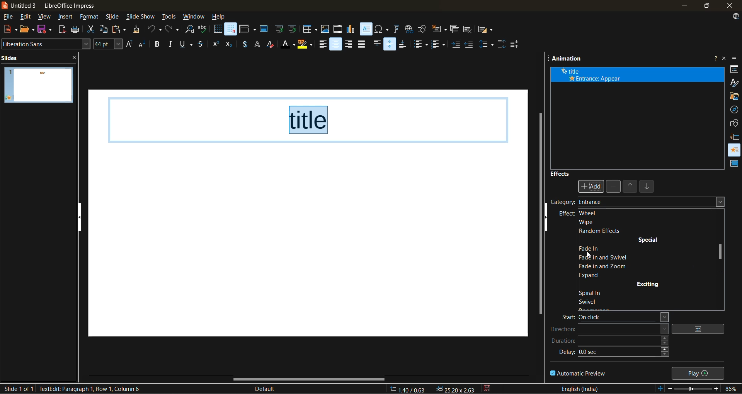  Describe the element at coordinates (735, 109) in the screenshot. I see `navigator` at that location.